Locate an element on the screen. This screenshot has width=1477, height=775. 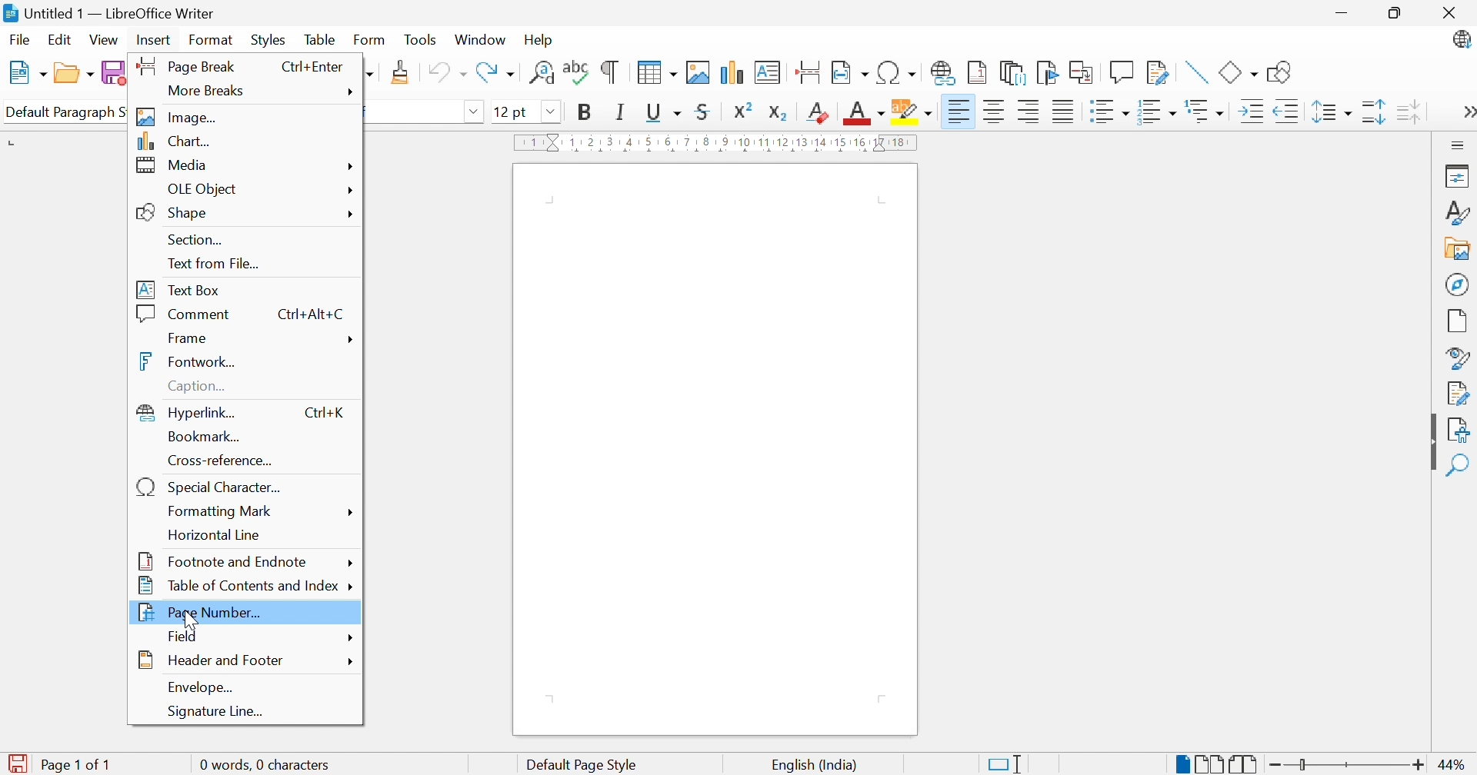
Italic is located at coordinates (618, 111).